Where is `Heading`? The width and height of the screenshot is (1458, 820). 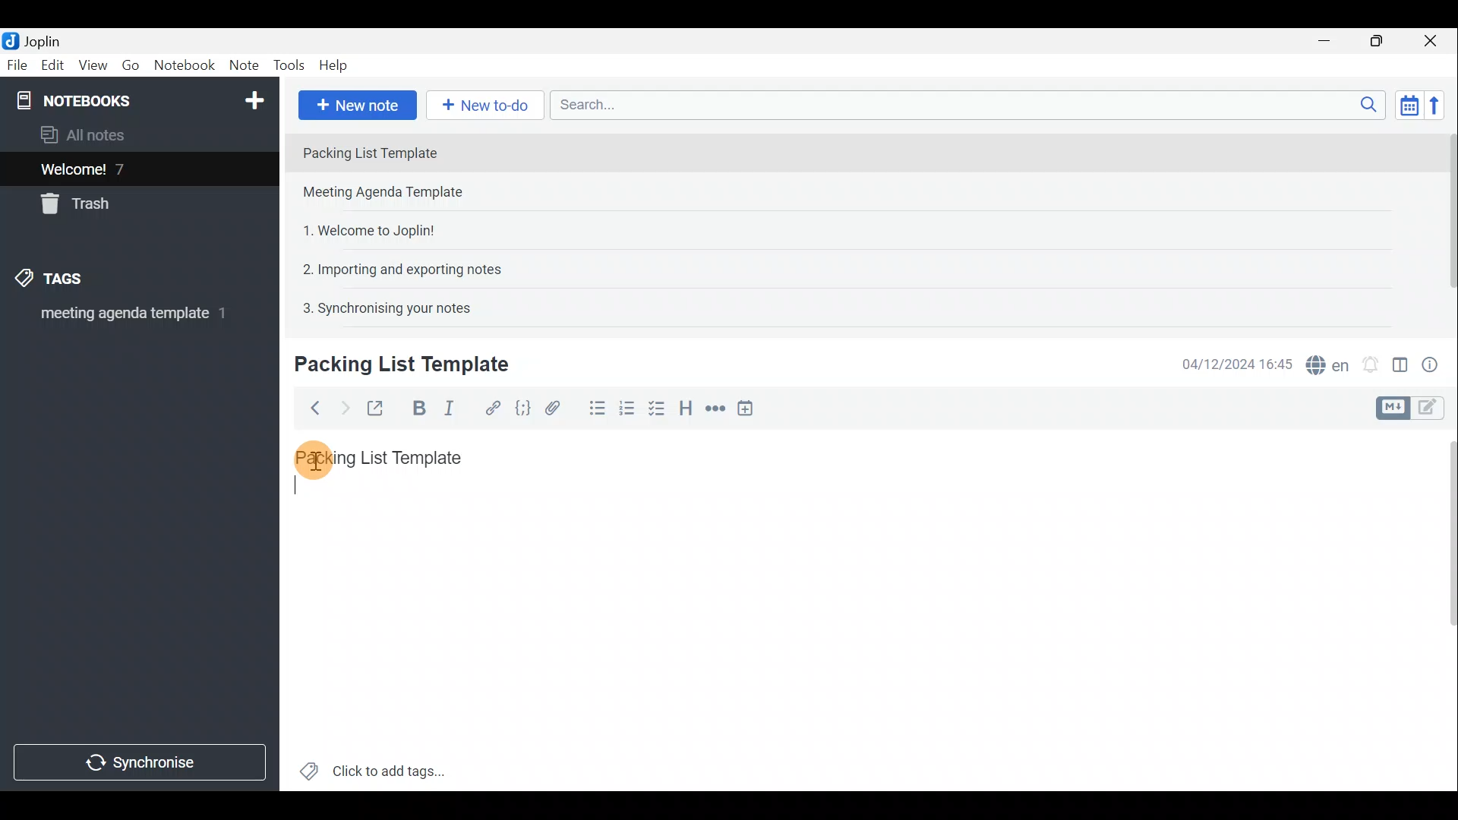 Heading is located at coordinates (687, 406).